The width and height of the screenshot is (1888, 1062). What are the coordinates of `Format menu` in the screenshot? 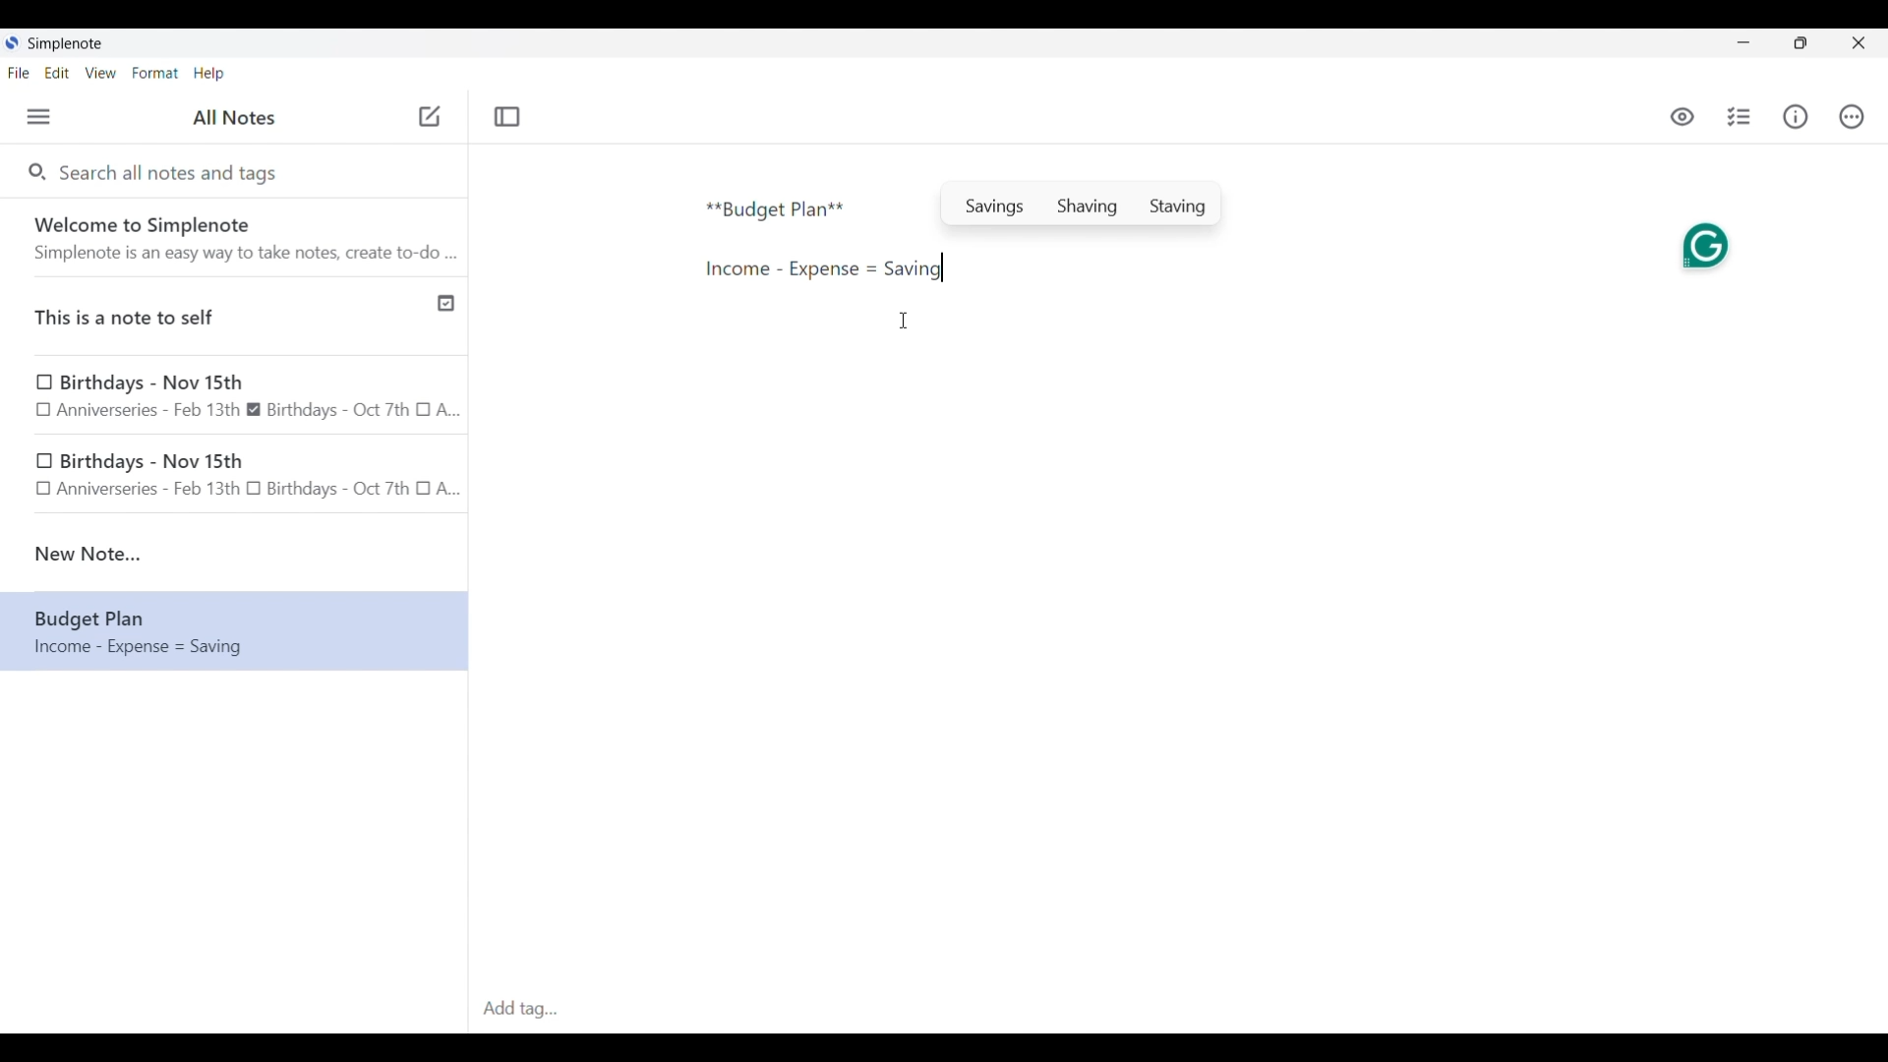 It's located at (155, 73).